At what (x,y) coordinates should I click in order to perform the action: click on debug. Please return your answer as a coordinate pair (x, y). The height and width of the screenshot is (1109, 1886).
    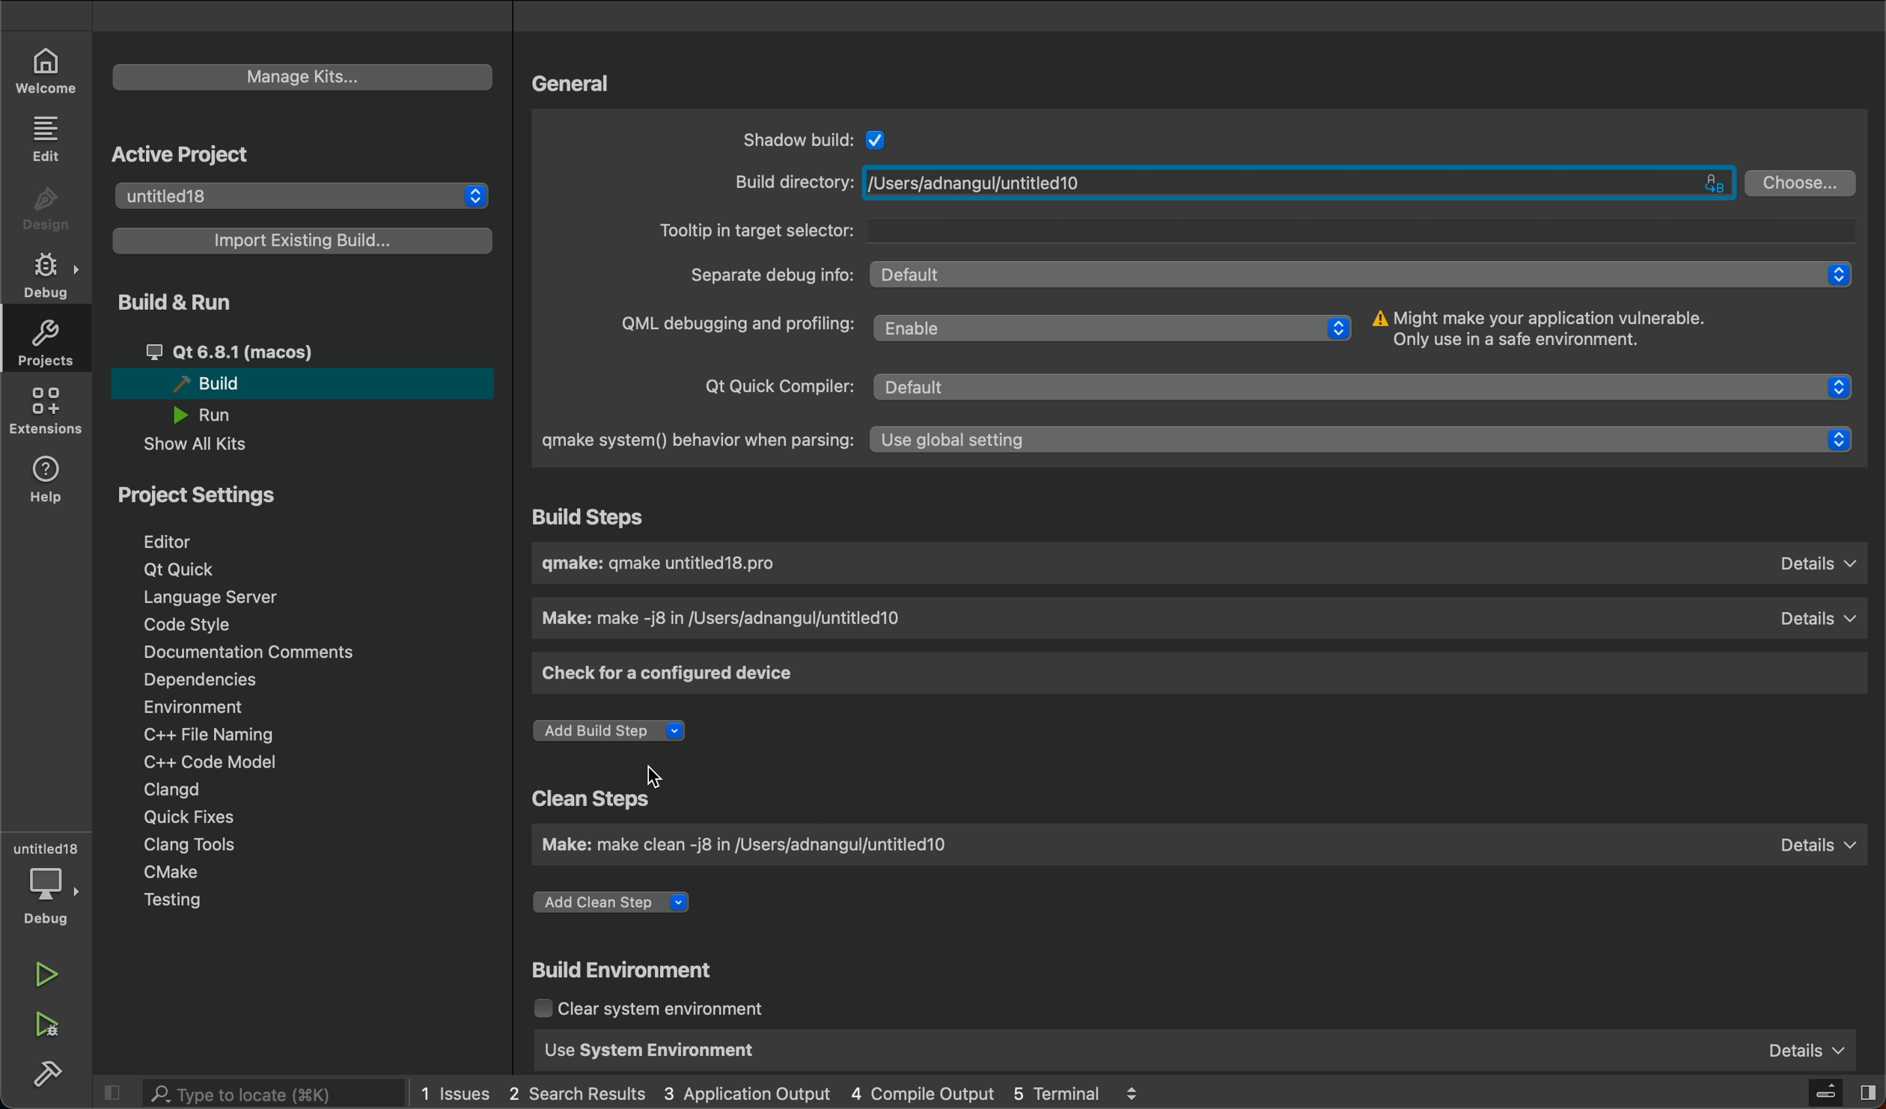
    Looking at the image, I should click on (45, 902).